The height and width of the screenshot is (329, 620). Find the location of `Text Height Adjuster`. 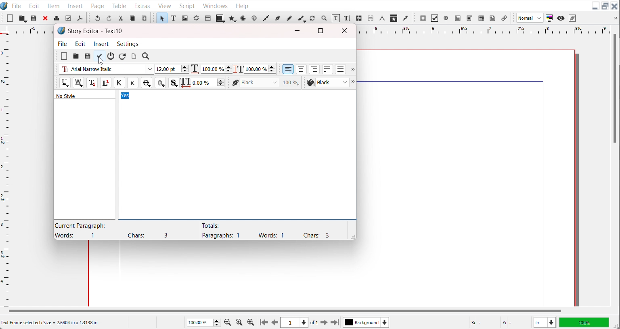

Text Height Adjuster is located at coordinates (260, 69).